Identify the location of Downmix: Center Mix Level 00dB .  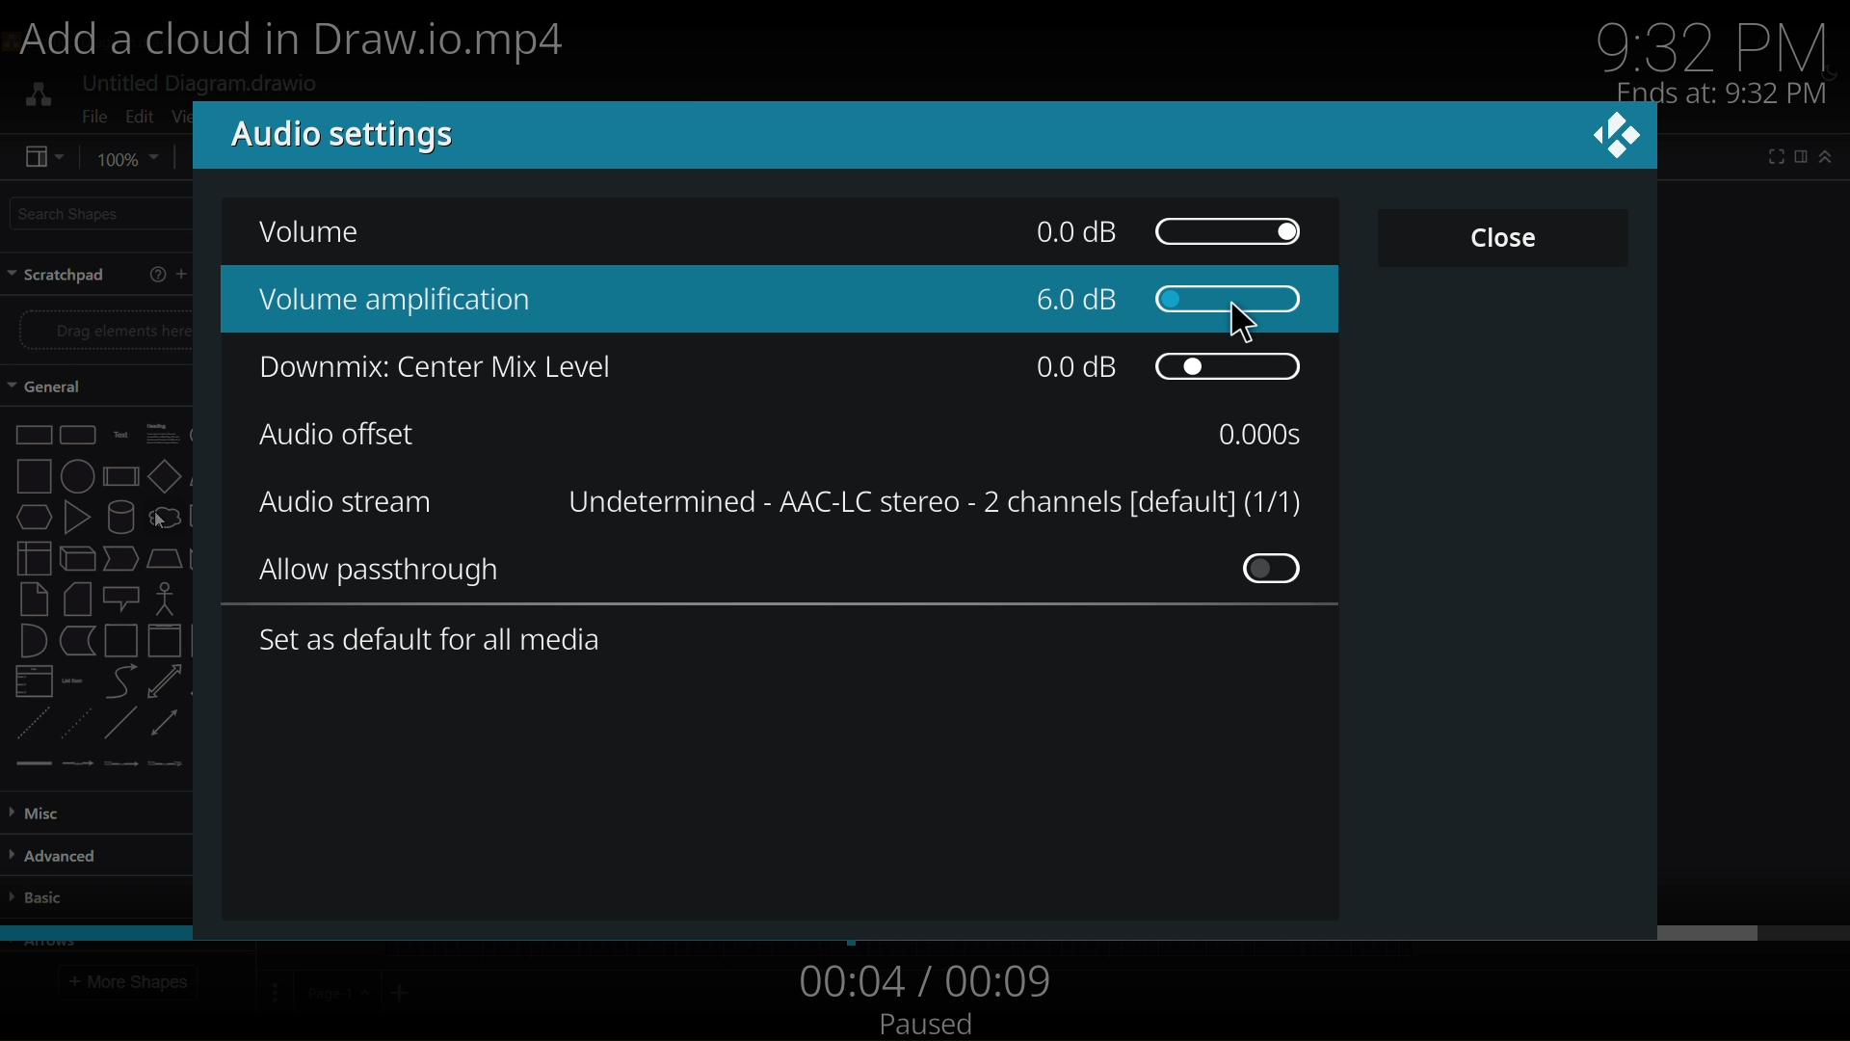
(770, 371).